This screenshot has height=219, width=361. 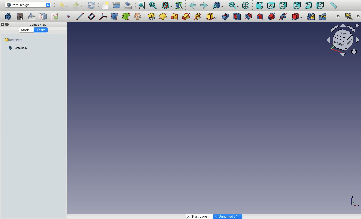 I want to click on Back, so click(x=193, y=6).